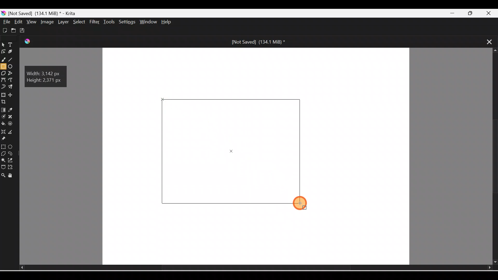  Describe the element at coordinates (3, 117) in the screenshot. I see `Colorize mask tool` at that location.